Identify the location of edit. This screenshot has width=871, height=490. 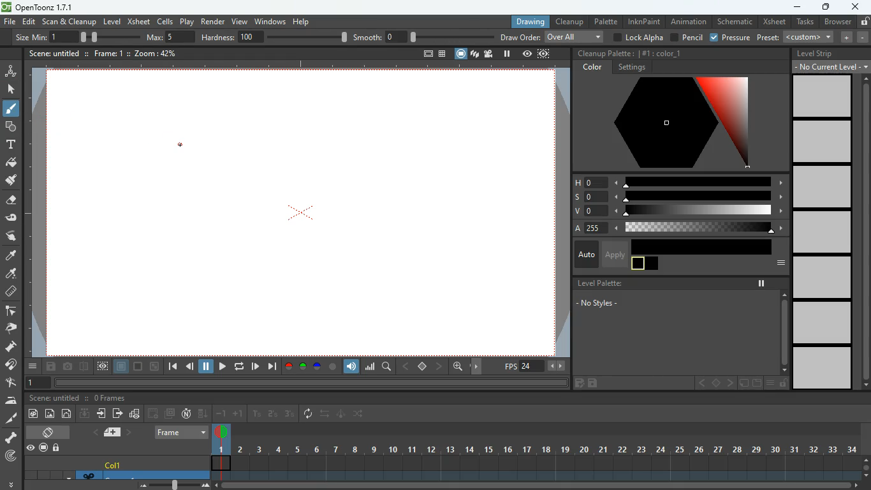
(11, 383).